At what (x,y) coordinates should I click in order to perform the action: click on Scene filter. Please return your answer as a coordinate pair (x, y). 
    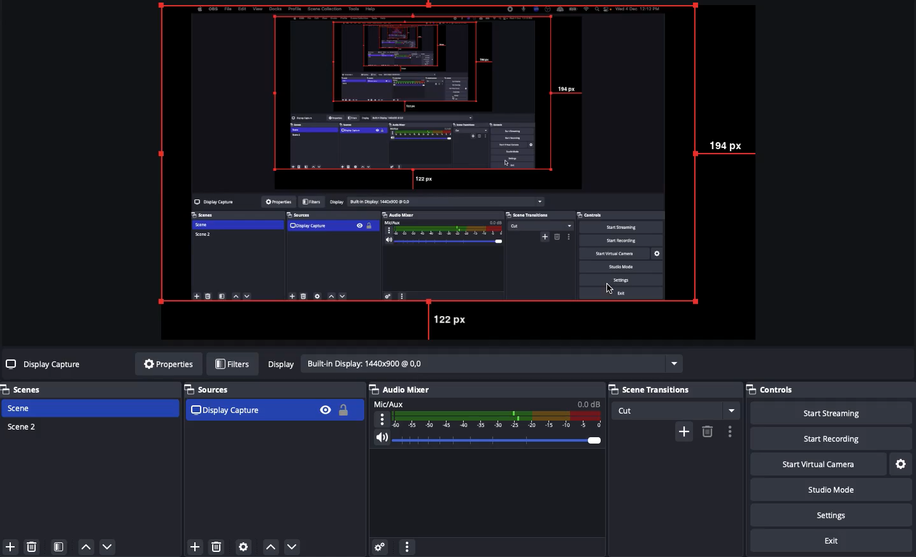
    Looking at the image, I should click on (59, 547).